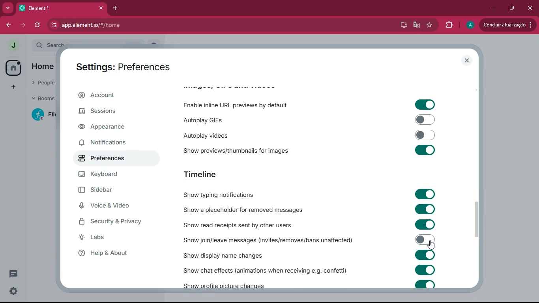 Image resolution: width=539 pixels, height=303 pixels. I want to click on preferences, so click(107, 158).